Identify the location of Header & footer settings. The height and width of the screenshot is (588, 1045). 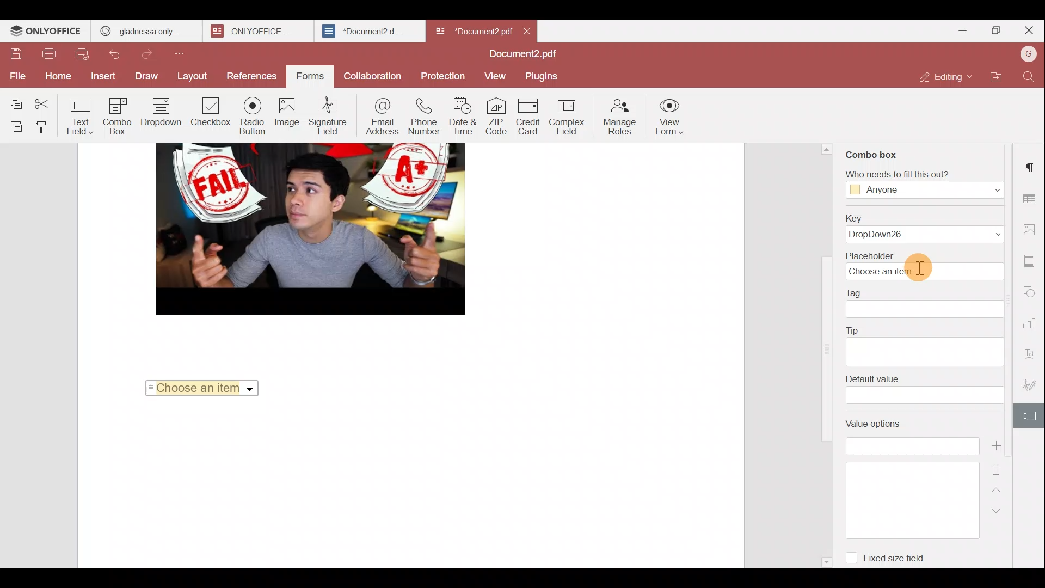
(1031, 261).